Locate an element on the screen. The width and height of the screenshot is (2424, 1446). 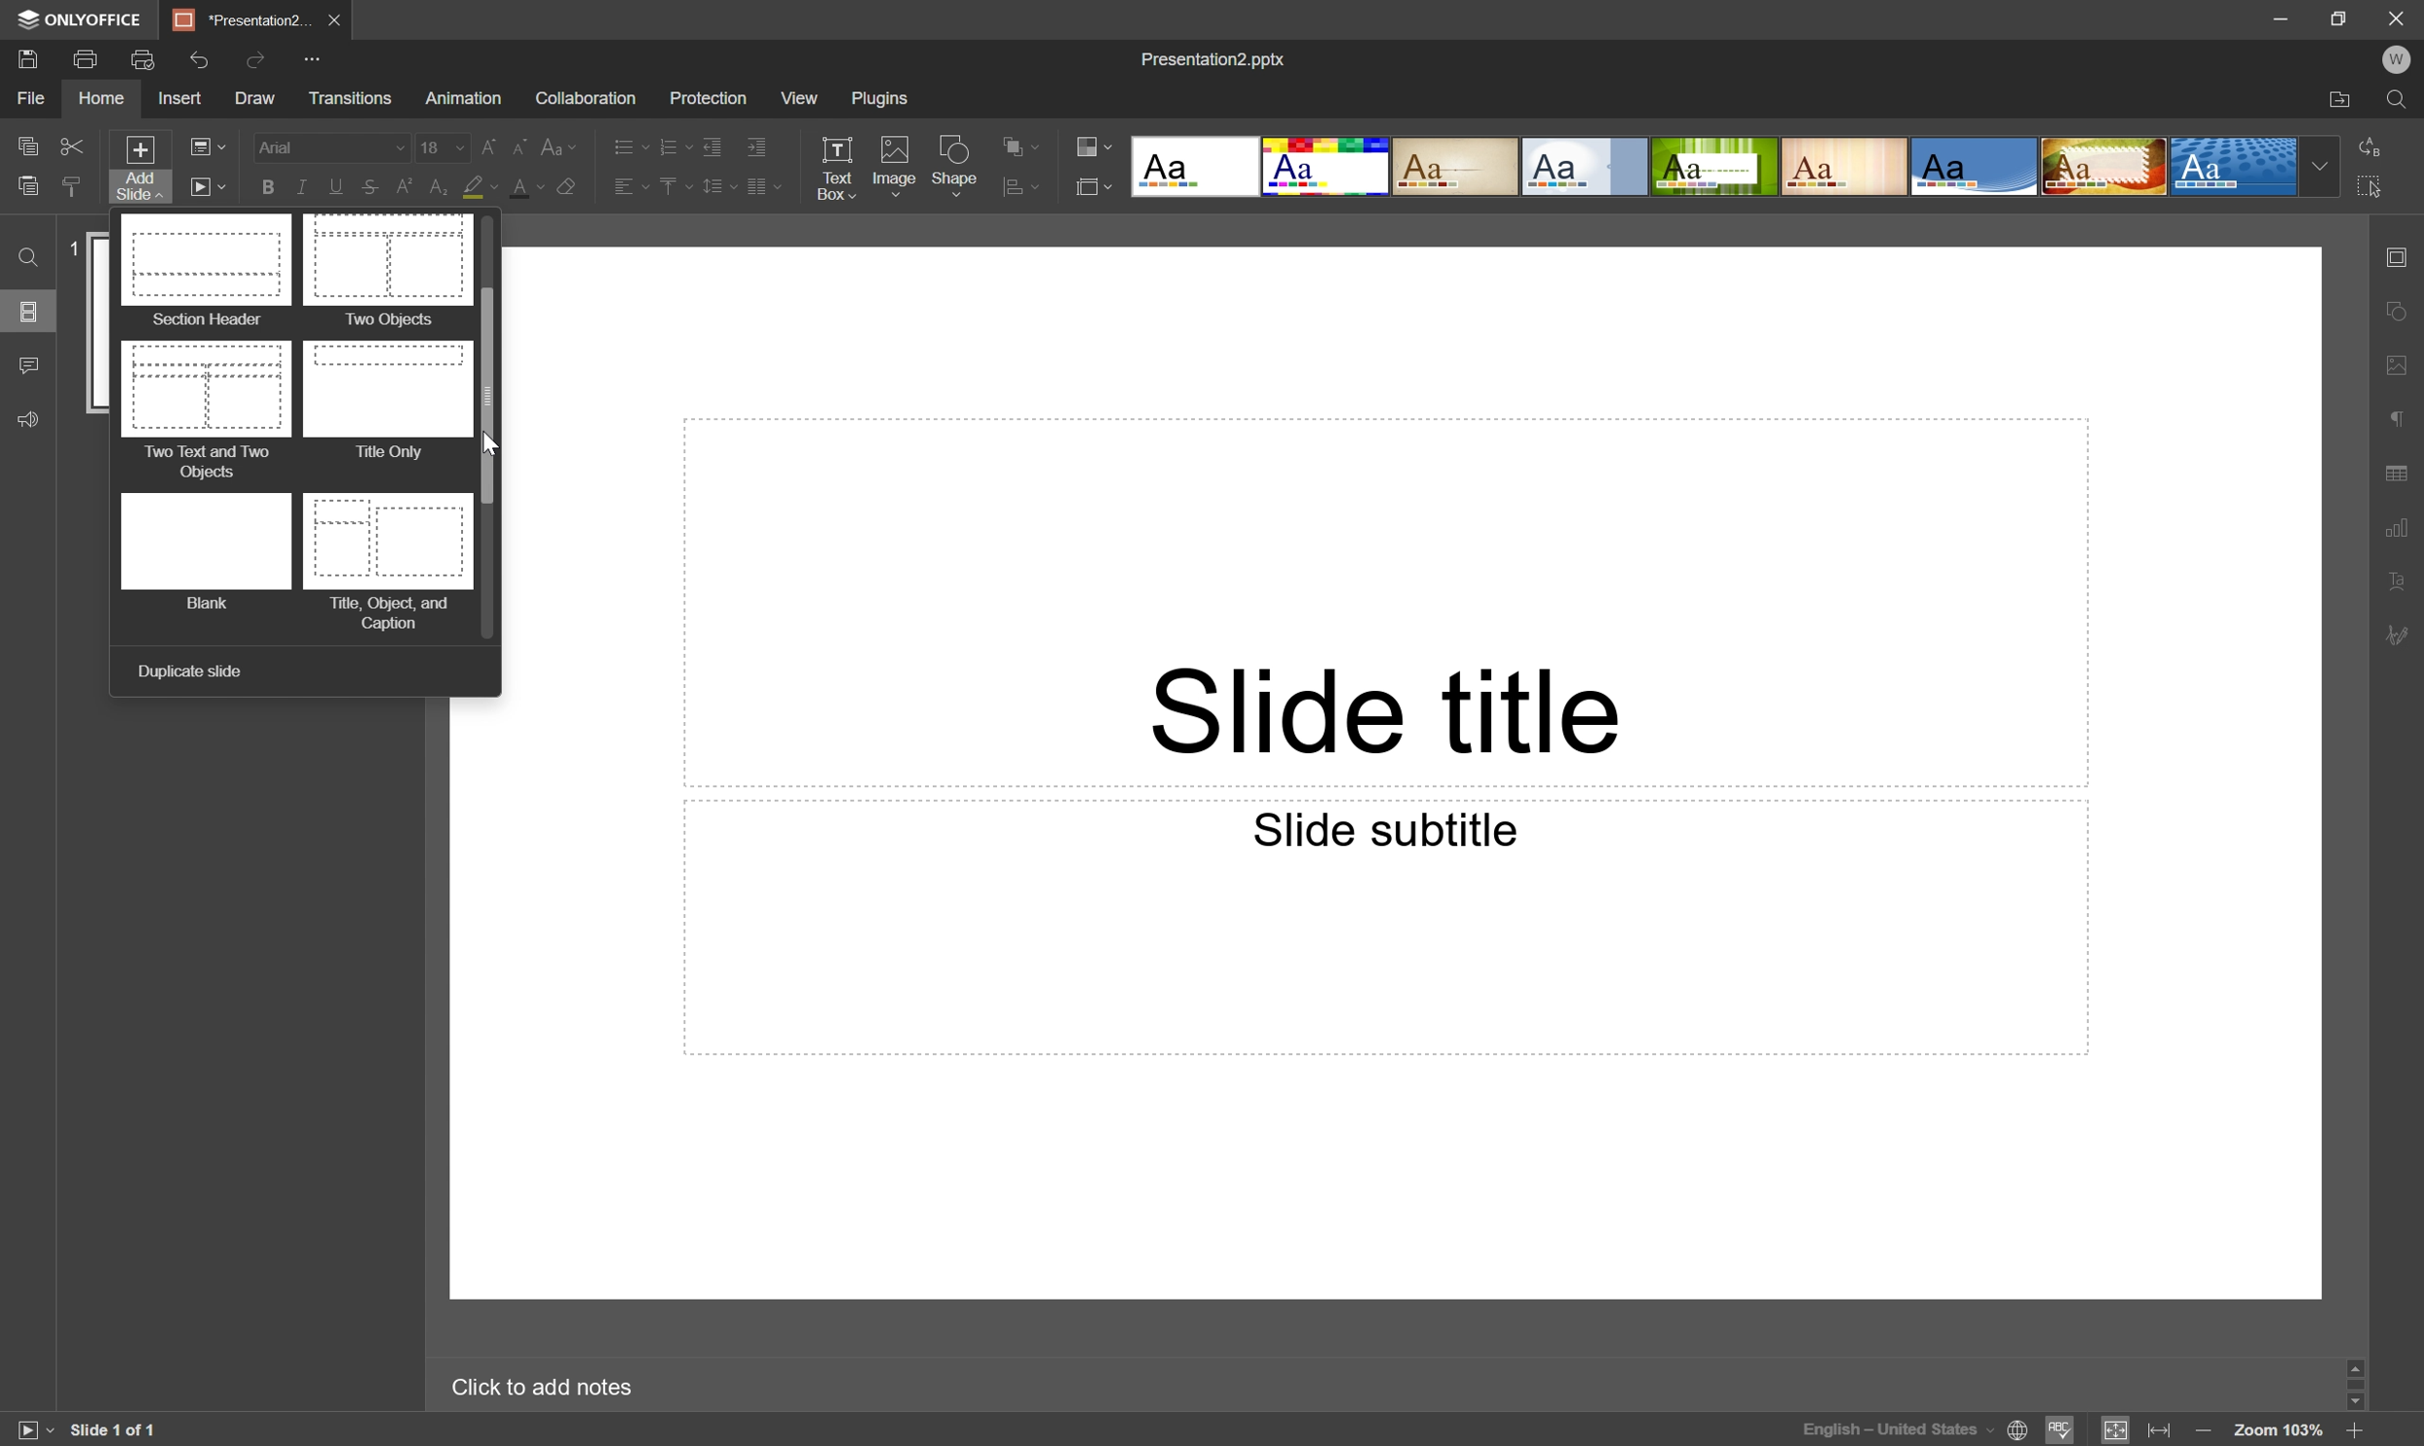
1 is located at coordinates (74, 247).